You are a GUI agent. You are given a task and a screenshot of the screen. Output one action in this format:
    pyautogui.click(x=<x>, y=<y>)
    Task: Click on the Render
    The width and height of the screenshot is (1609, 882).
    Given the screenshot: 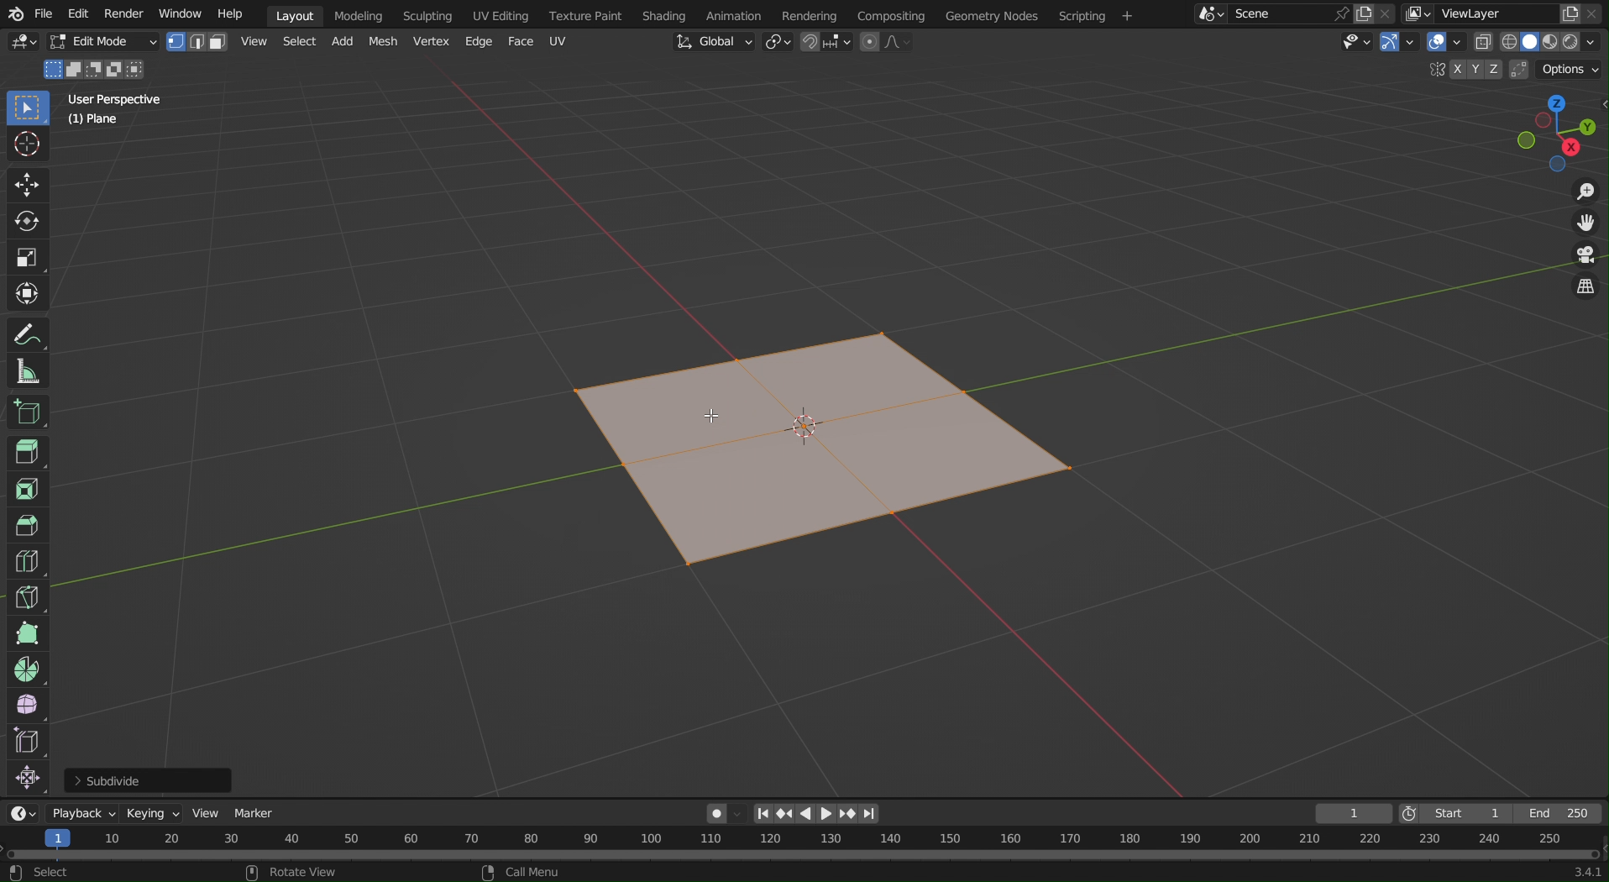 What is the action you would take?
    pyautogui.click(x=124, y=13)
    